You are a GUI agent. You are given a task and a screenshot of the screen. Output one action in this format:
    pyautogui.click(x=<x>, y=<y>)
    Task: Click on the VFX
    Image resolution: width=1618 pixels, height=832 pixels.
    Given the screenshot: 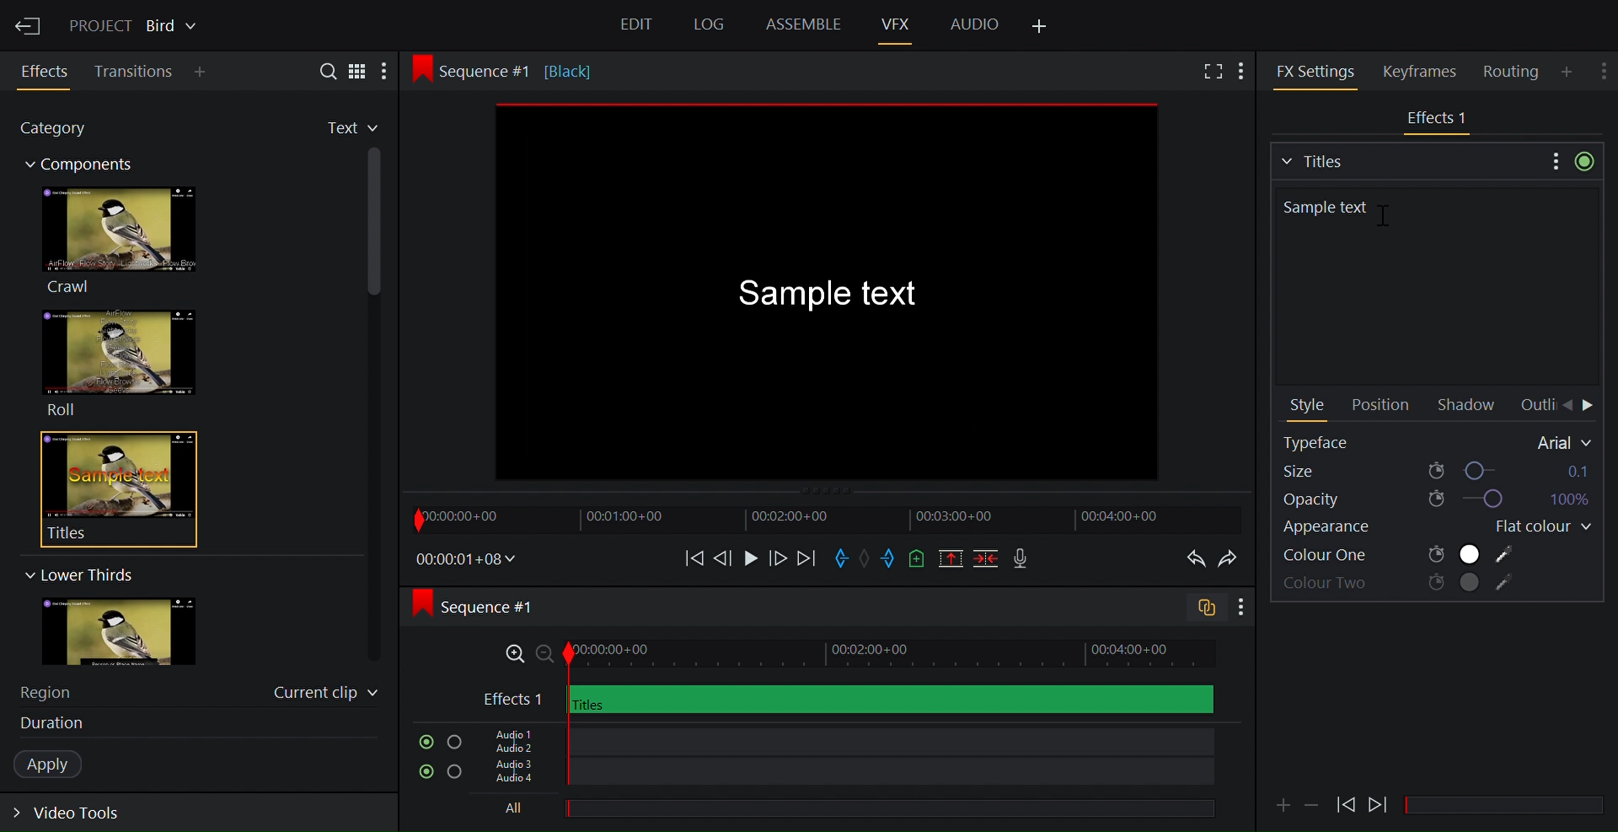 What is the action you would take?
    pyautogui.click(x=897, y=24)
    